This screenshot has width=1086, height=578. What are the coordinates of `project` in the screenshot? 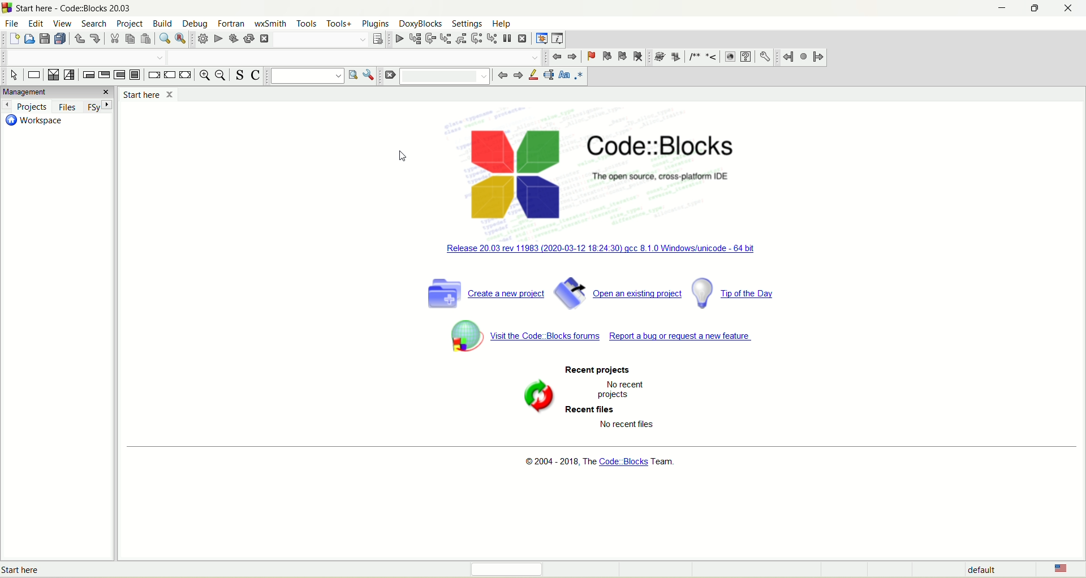 It's located at (130, 24).